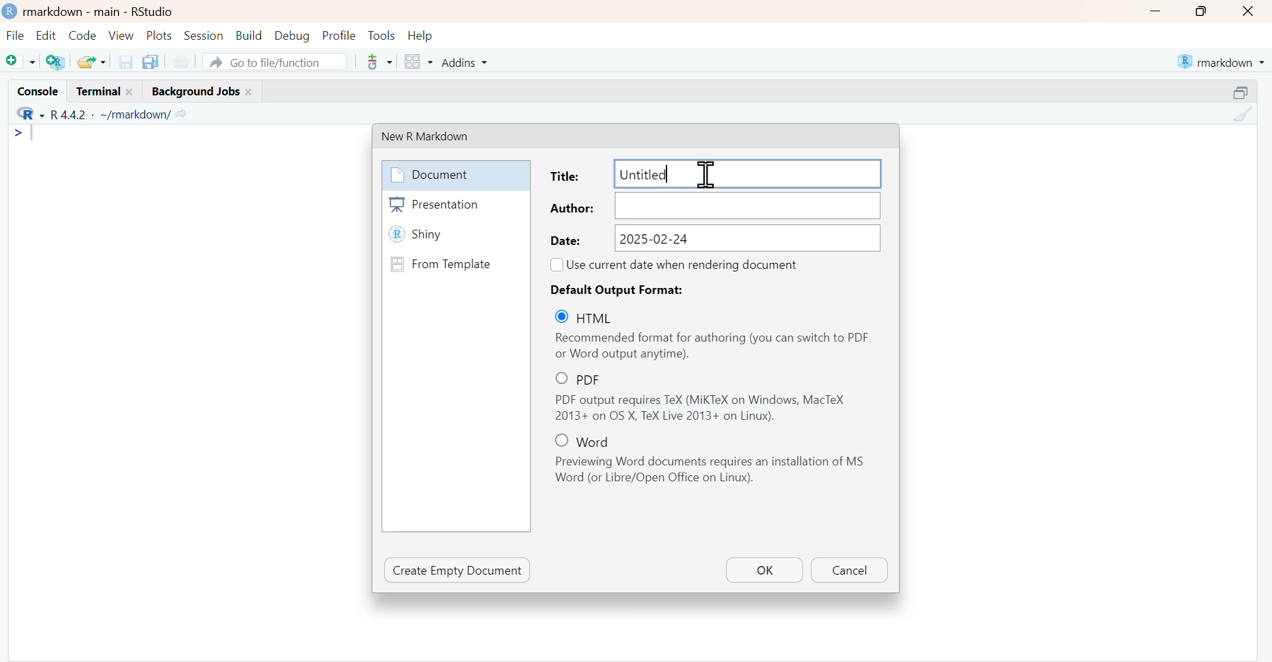 The width and height of the screenshot is (1272, 662). What do you see at coordinates (125, 62) in the screenshot?
I see `Save current document` at bounding box center [125, 62].